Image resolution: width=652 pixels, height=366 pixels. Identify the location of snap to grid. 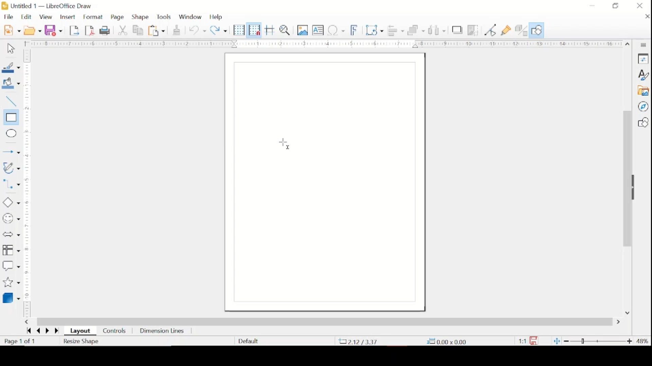
(254, 30).